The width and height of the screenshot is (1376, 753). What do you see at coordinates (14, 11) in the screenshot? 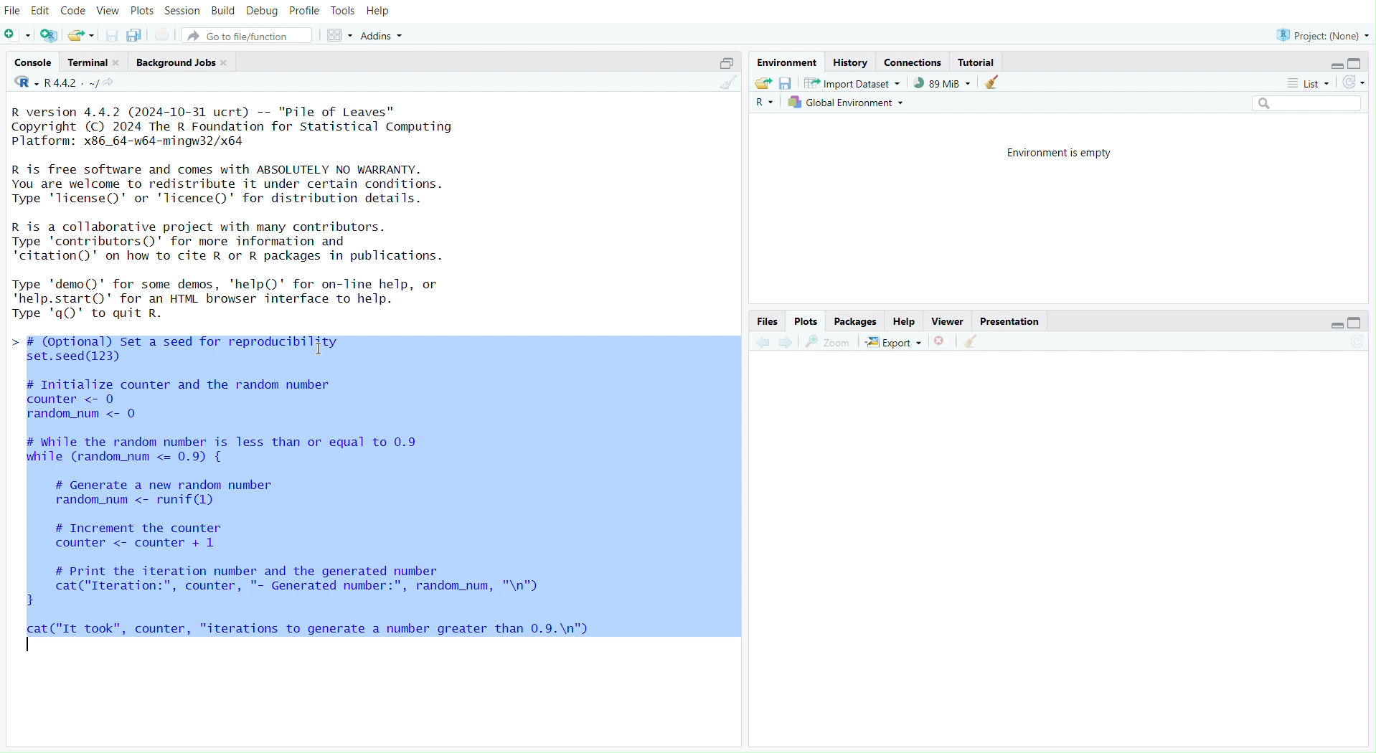
I see `File` at bounding box center [14, 11].